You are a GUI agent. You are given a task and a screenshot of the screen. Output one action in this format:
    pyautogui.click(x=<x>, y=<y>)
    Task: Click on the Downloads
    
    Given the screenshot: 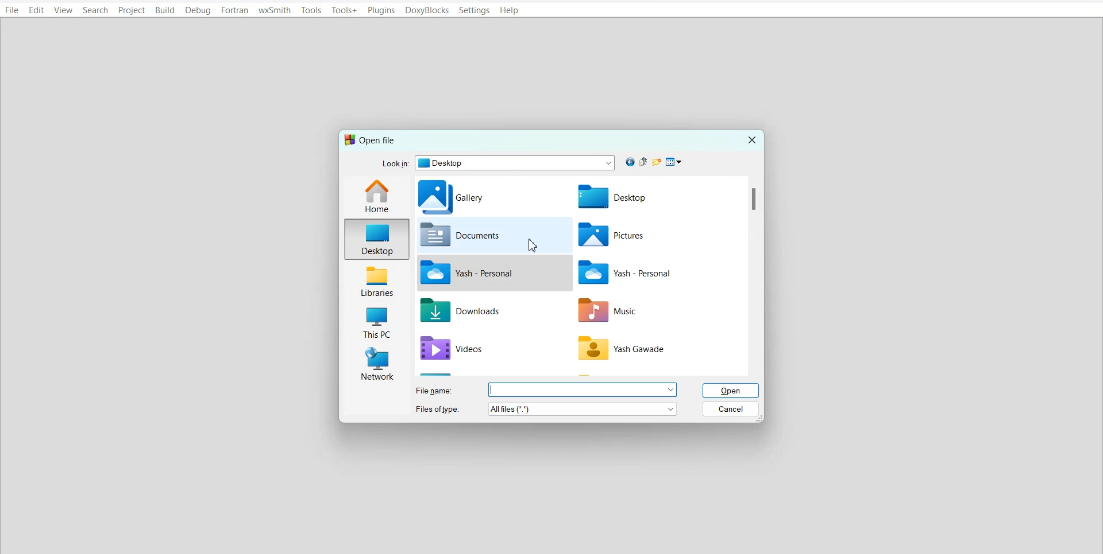 What is the action you would take?
    pyautogui.click(x=494, y=309)
    